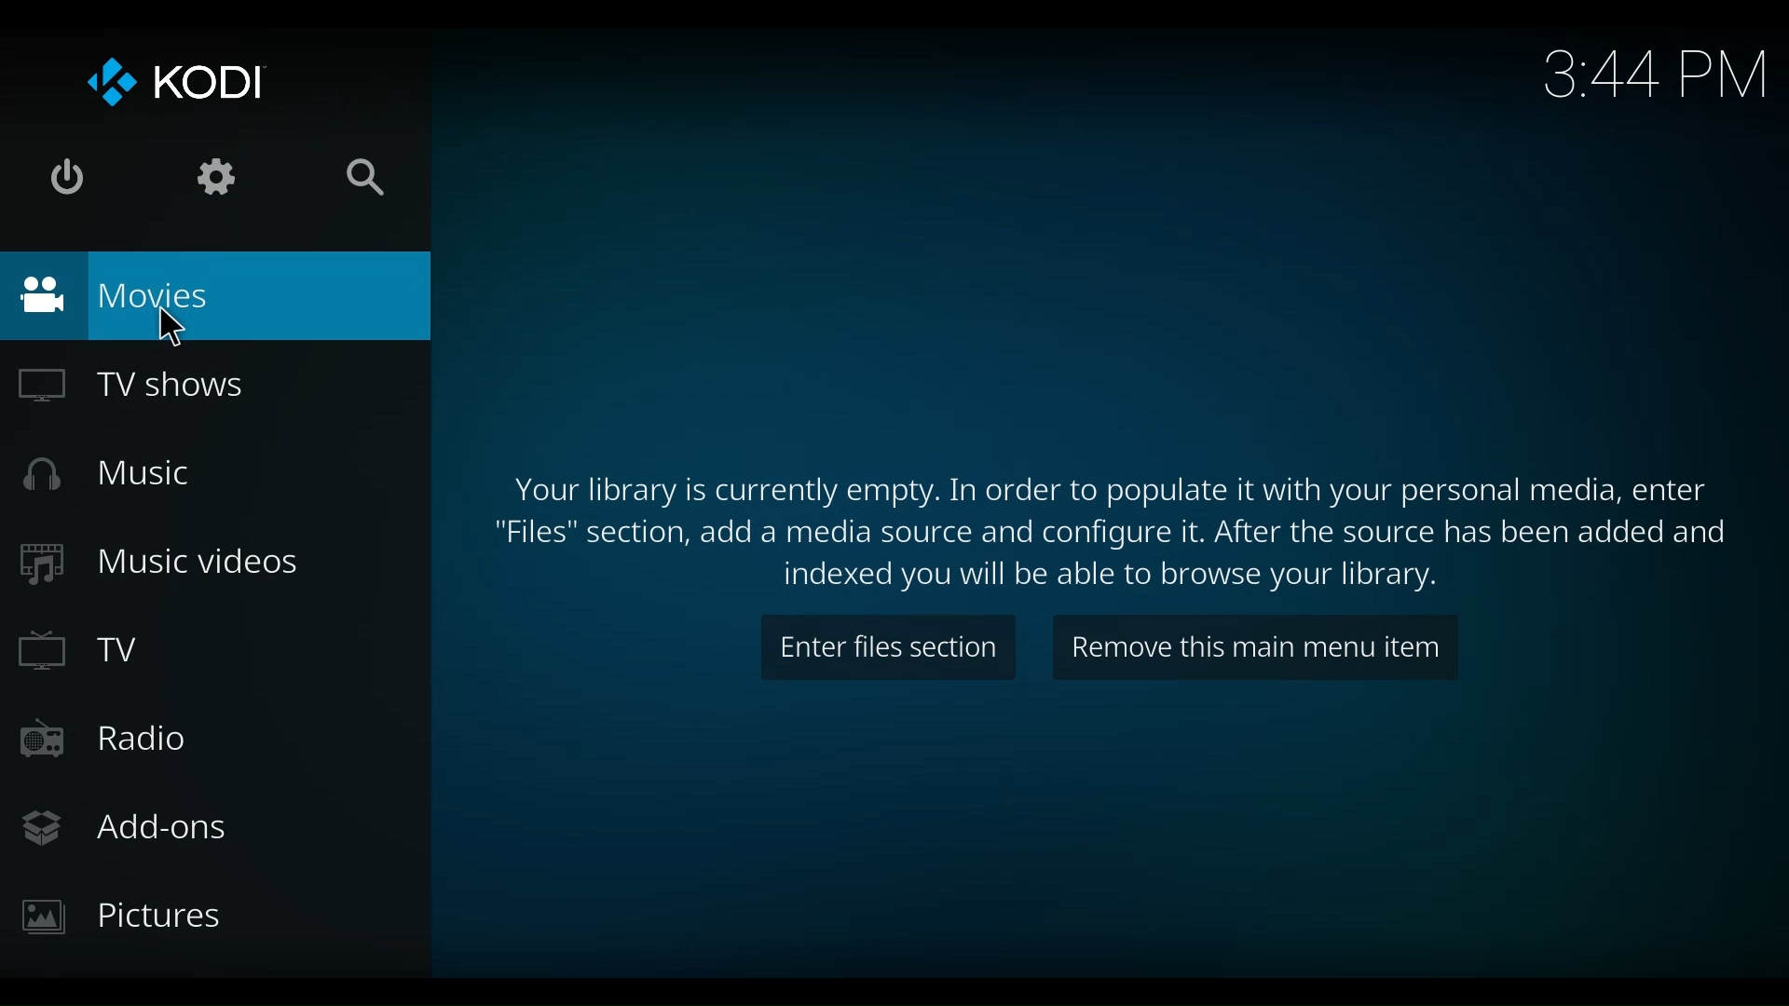 The width and height of the screenshot is (1789, 1006). I want to click on Time, so click(1658, 77).